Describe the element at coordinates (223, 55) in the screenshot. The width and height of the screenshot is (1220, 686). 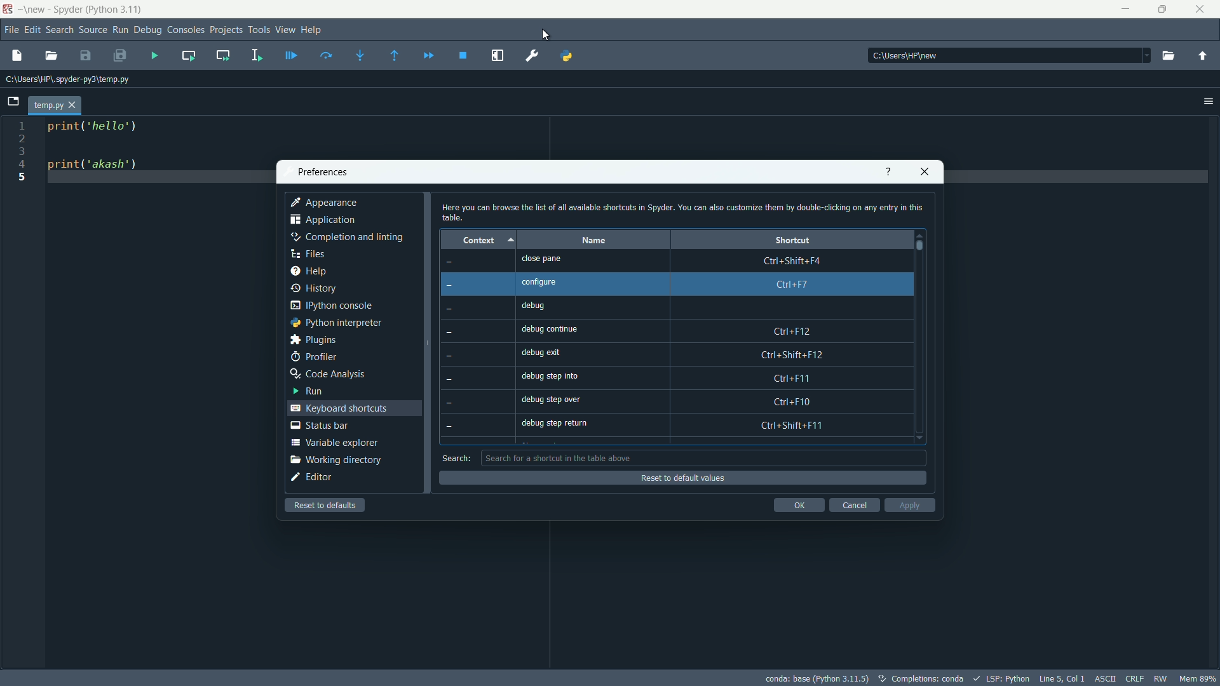
I see `run current cell and go to next one` at that location.